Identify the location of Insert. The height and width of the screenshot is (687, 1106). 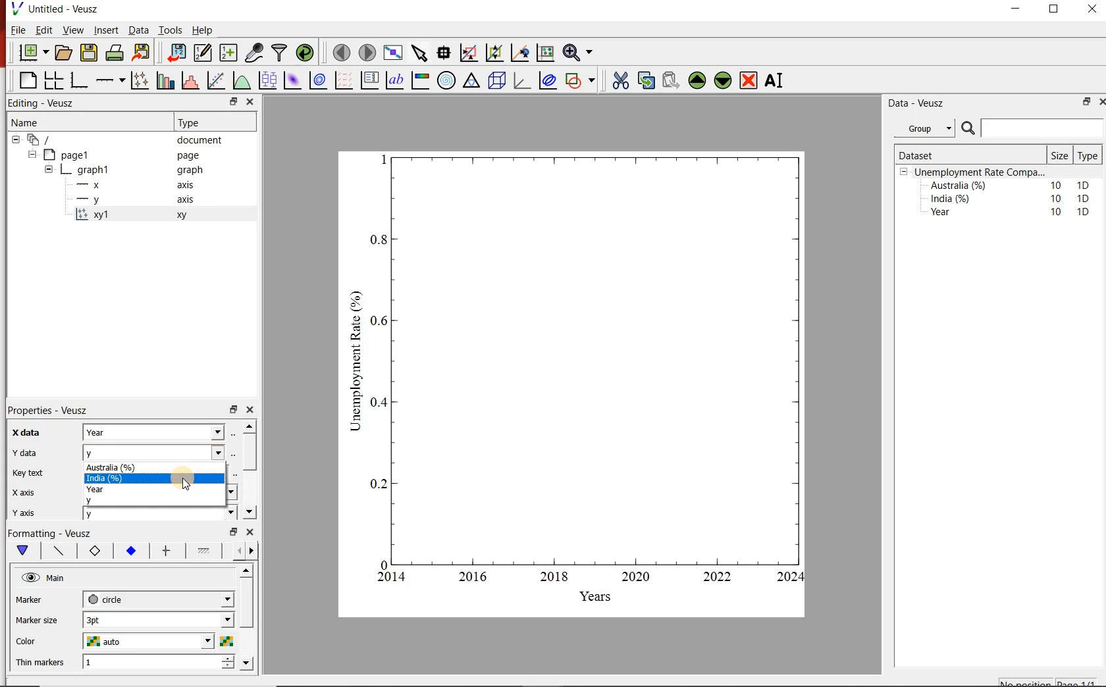
(105, 30).